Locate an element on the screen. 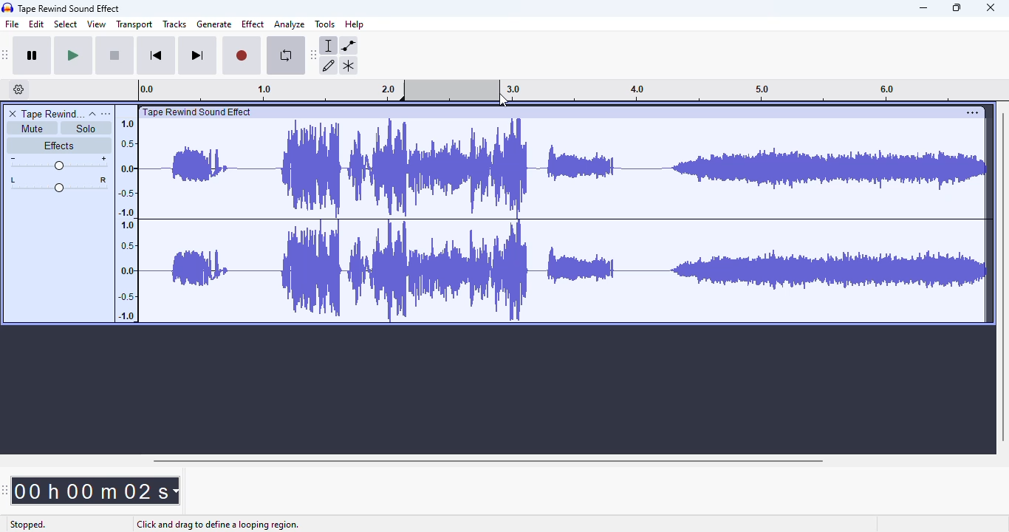  edit is located at coordinates (37, 24).